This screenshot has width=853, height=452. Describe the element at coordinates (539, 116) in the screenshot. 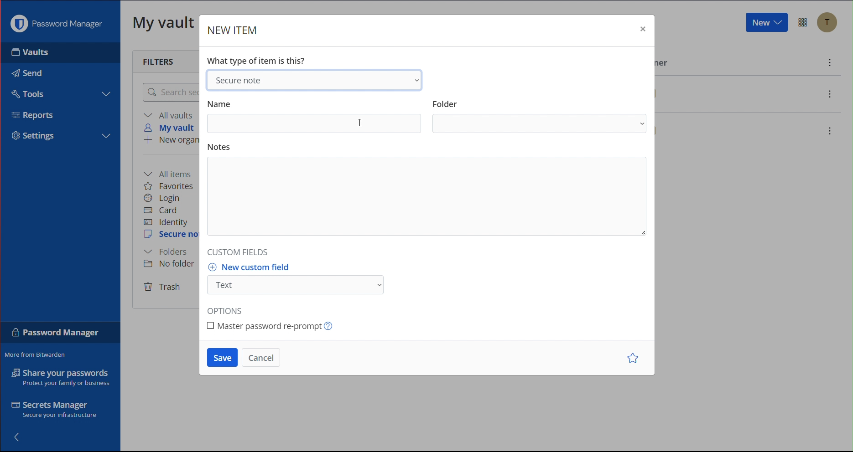

I see `Folder` at that location.